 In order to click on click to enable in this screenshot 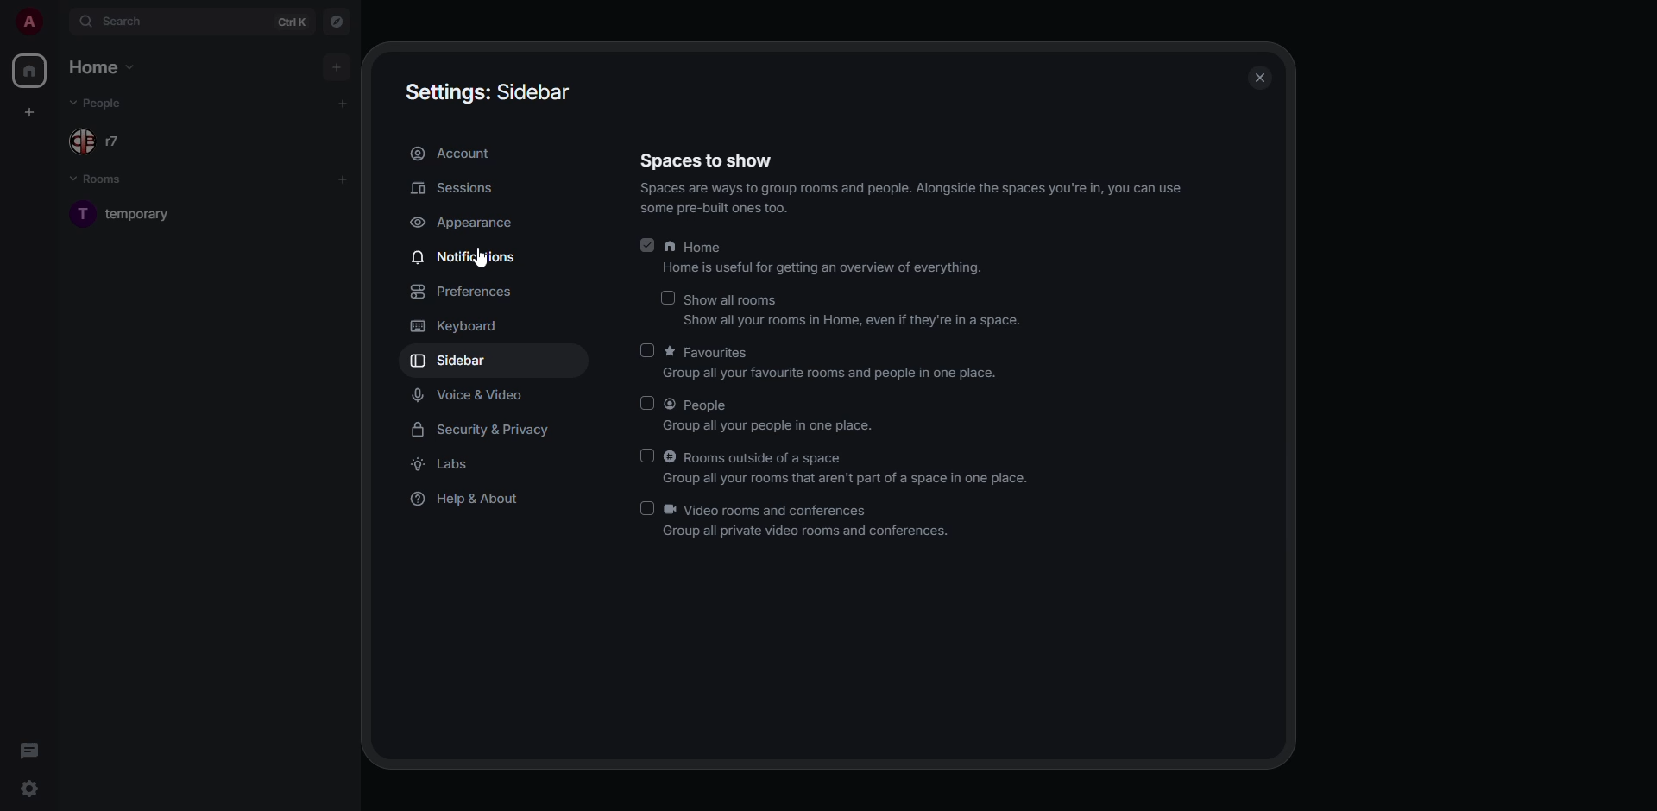, I will do `click(648, 456)`.